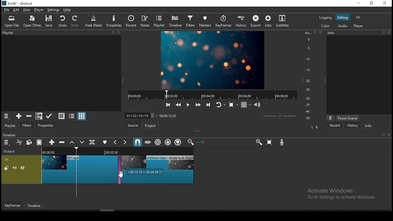 The width and height of the screenshot is (393, 221). What do you see at coordinates (117, 169) in the screenshot?
I see `transitionJobs` at bounding box center [117, 169].